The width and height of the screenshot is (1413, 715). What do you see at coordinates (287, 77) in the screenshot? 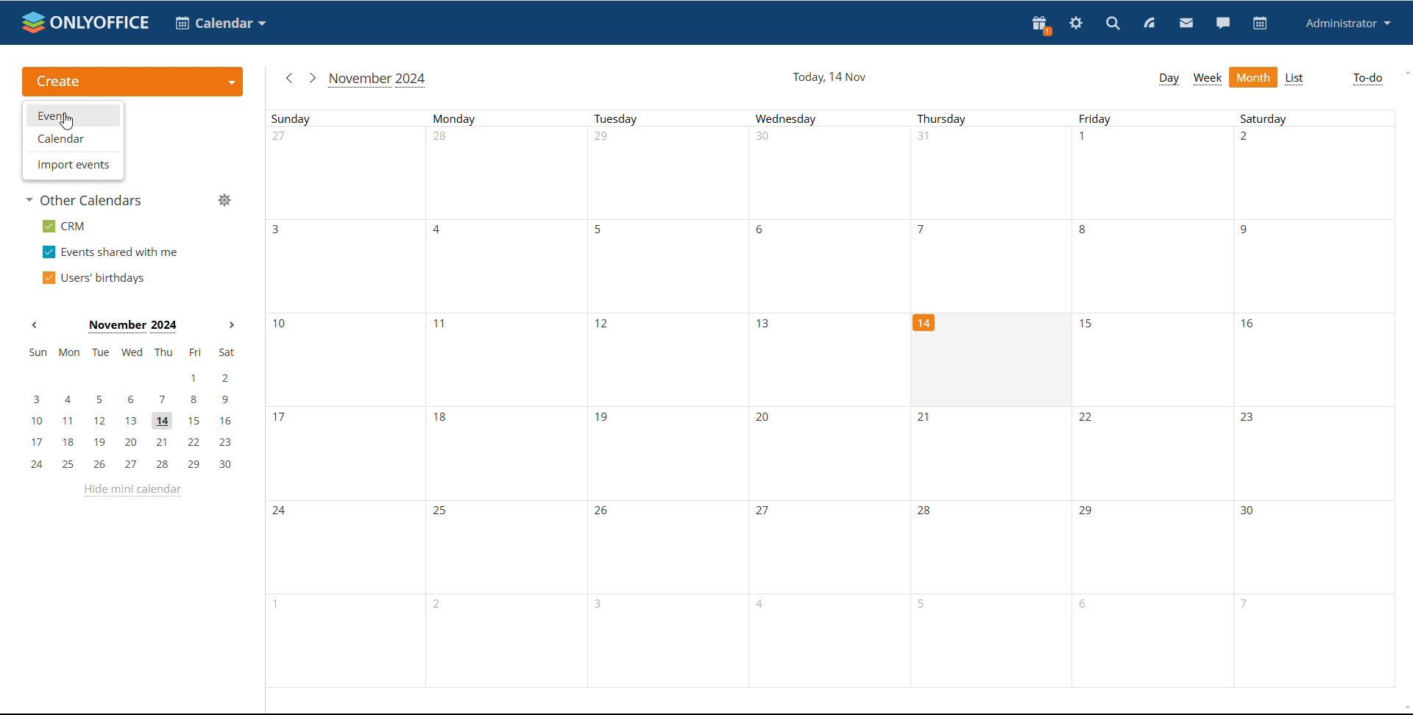
I see `previous month` at bounding box center [287, 77].